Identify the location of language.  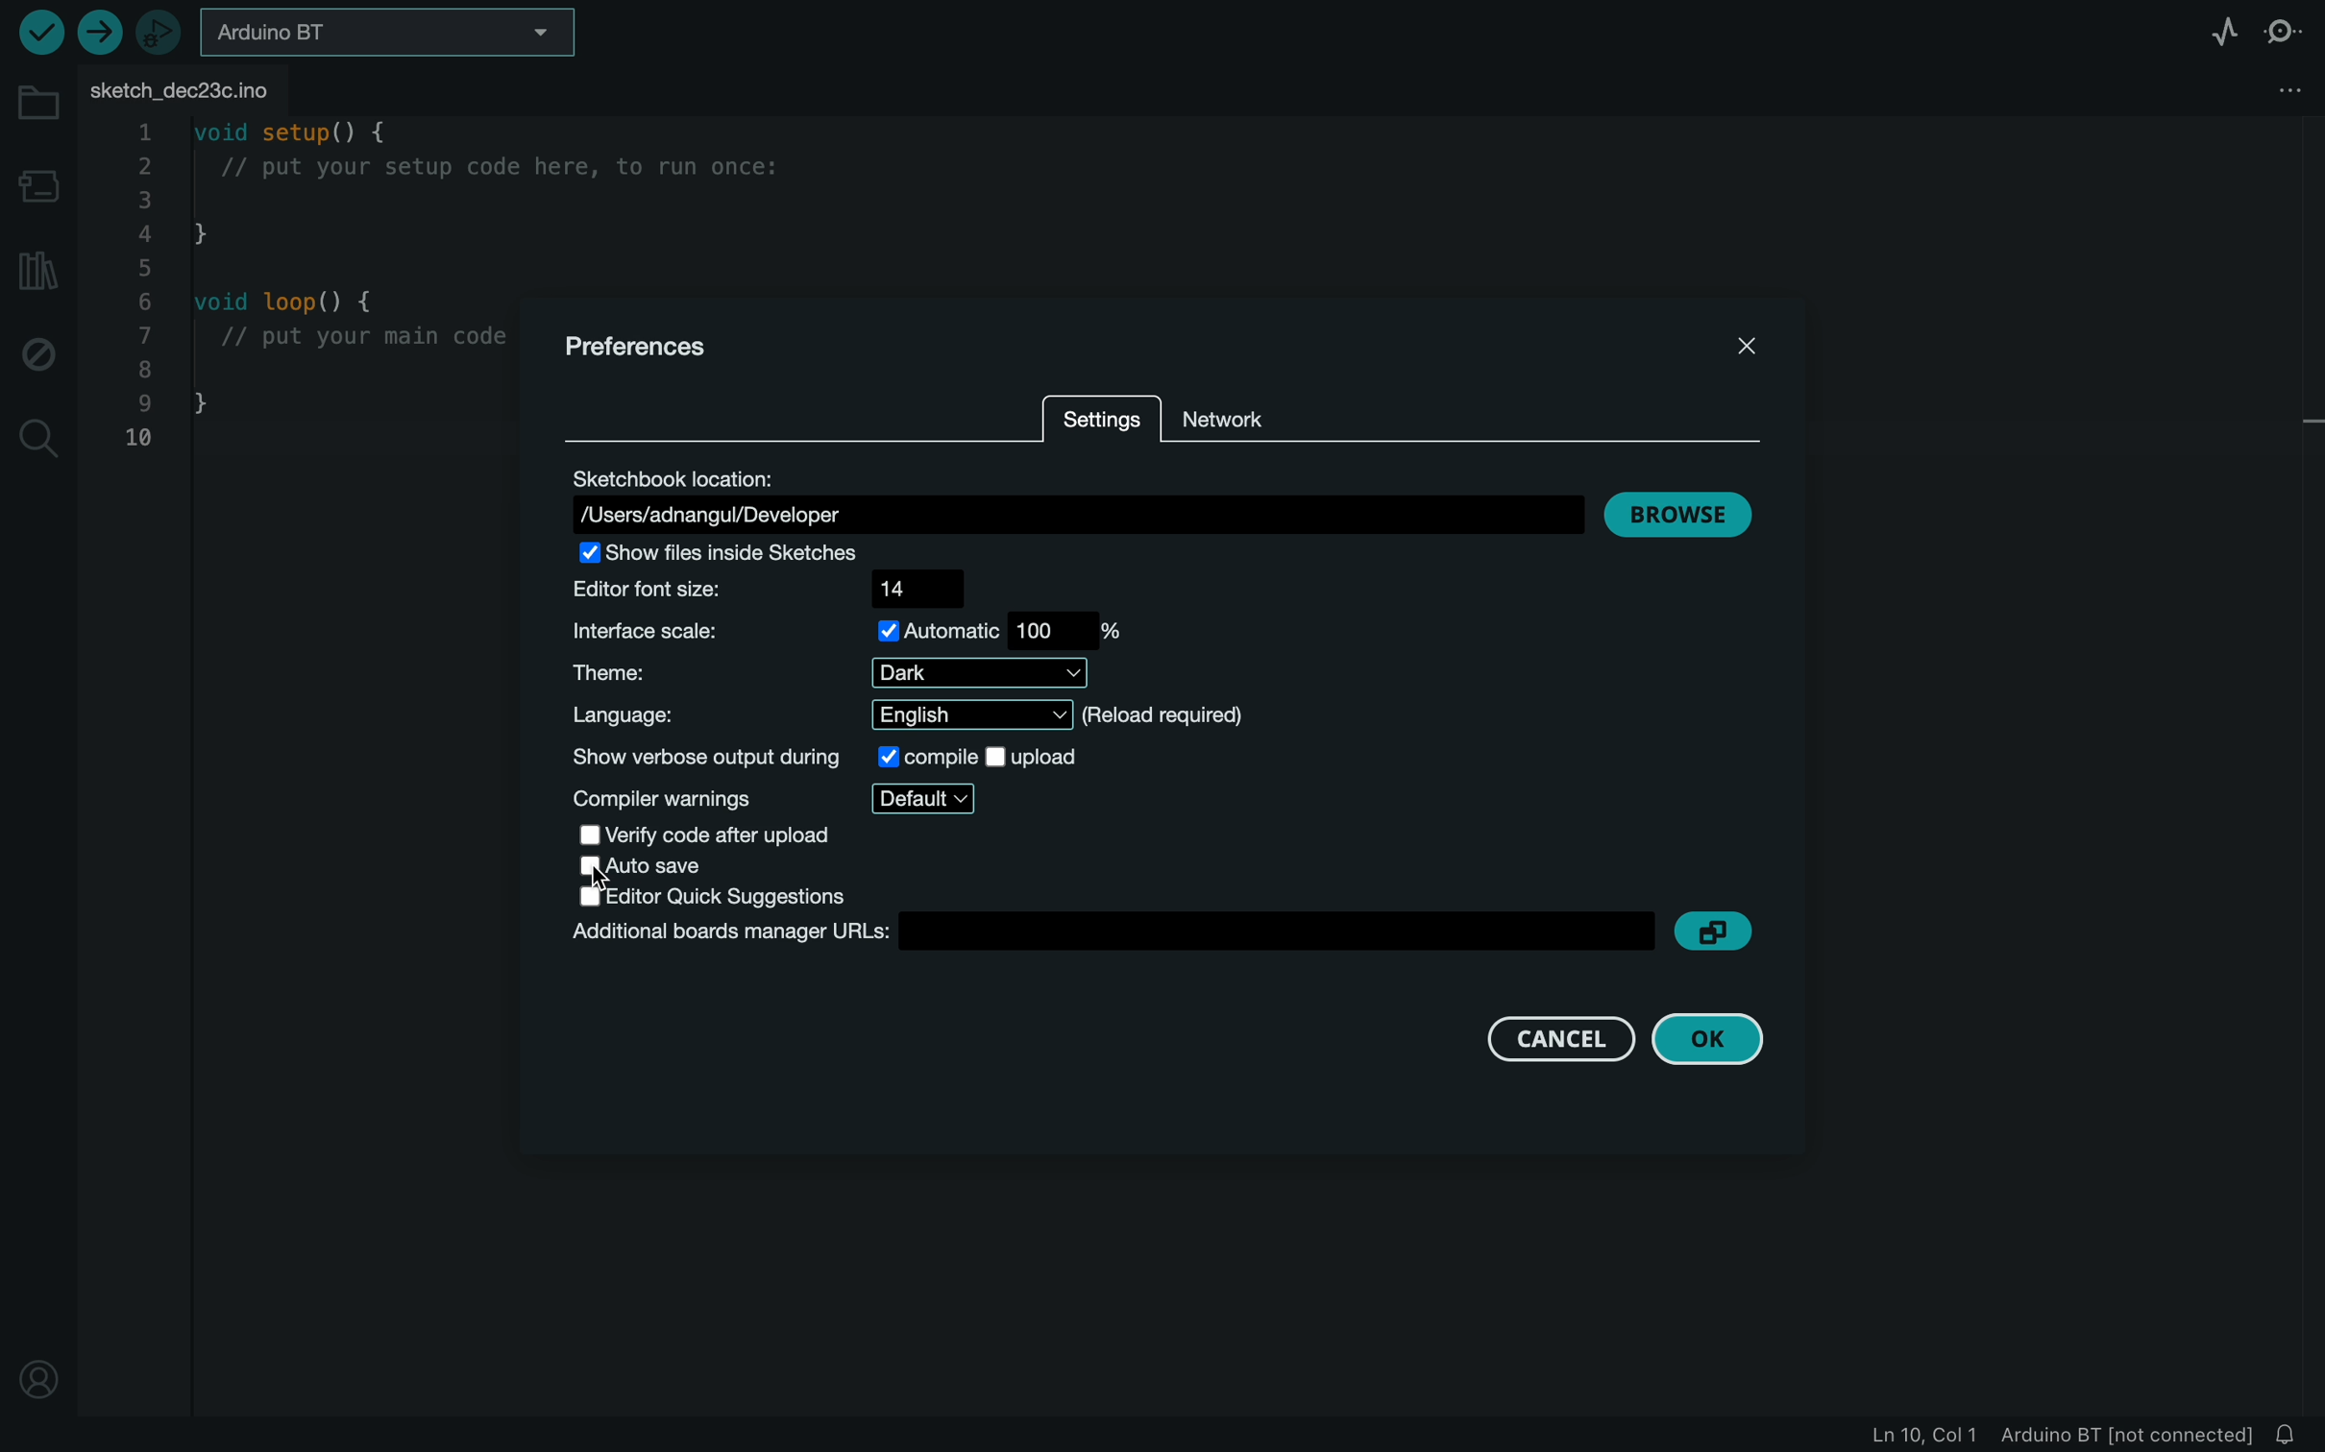
(918, 715).